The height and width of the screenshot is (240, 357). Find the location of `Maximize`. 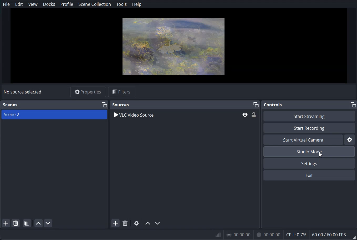

Maximize is located at coordinates (256, 104).